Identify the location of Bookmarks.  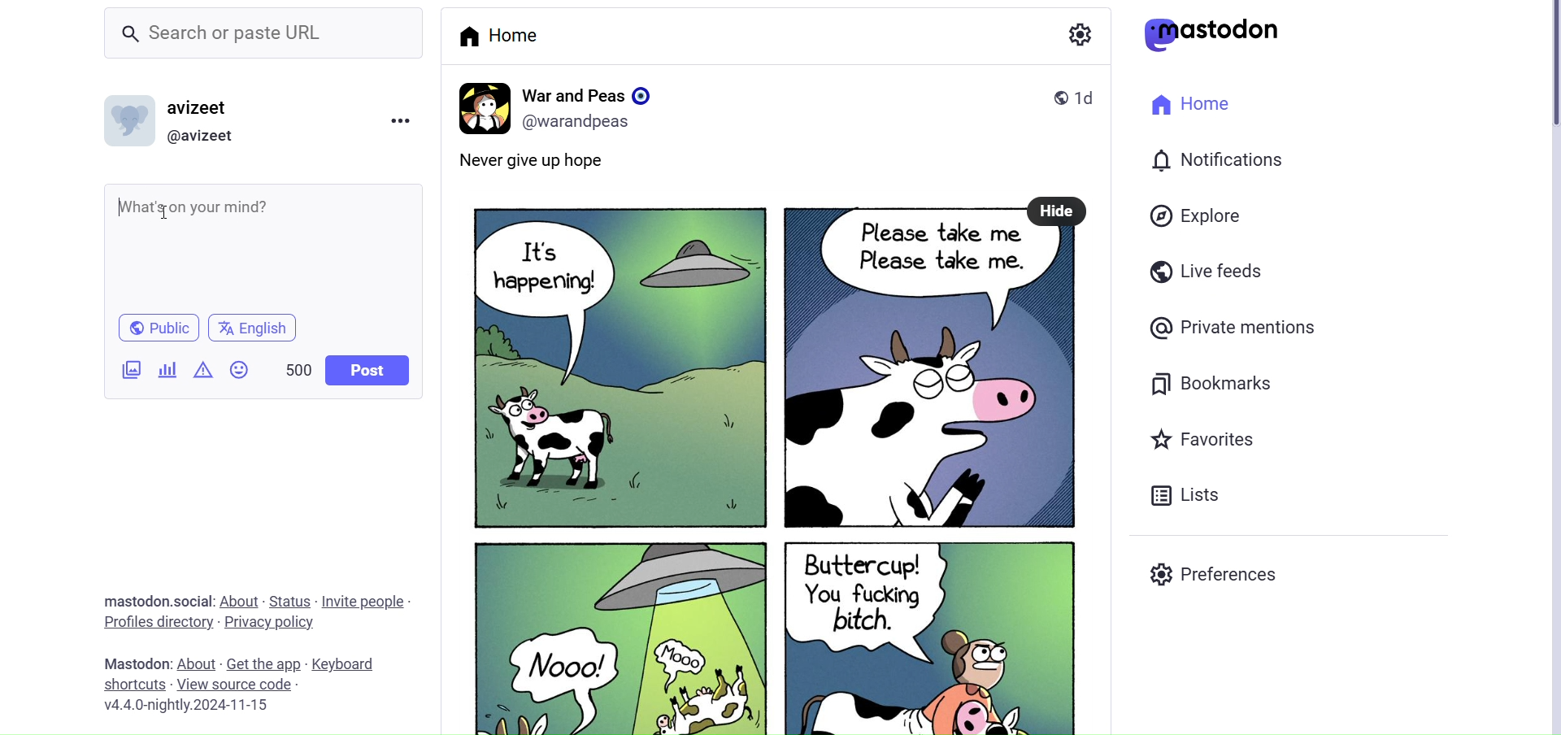
(1210, 381).